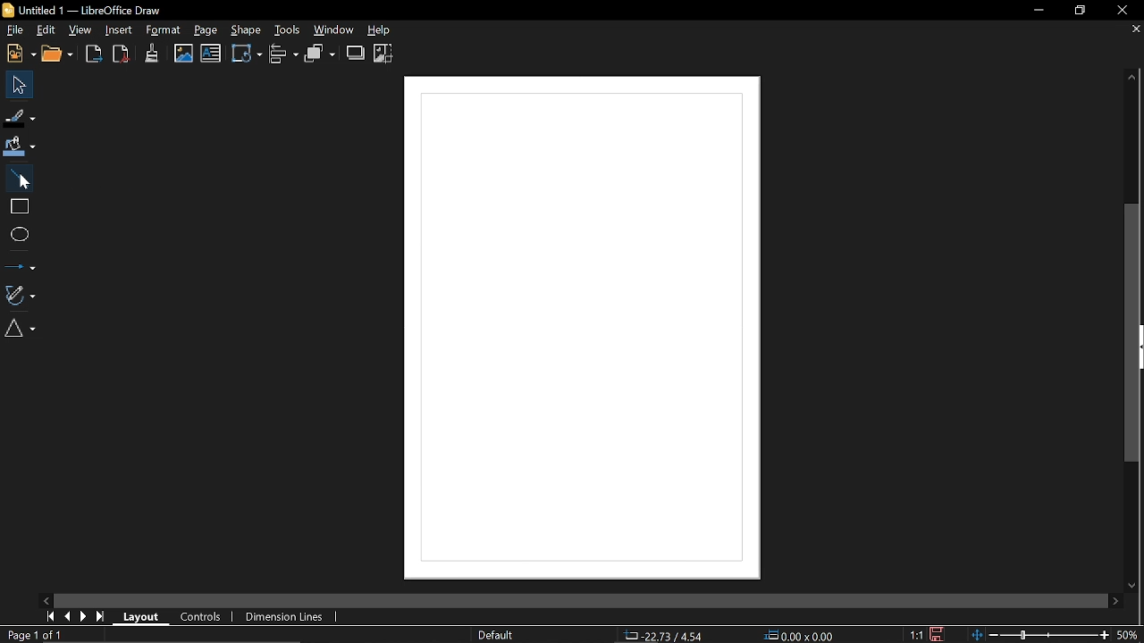  I want to click on ELlipse, so click(19, 234).